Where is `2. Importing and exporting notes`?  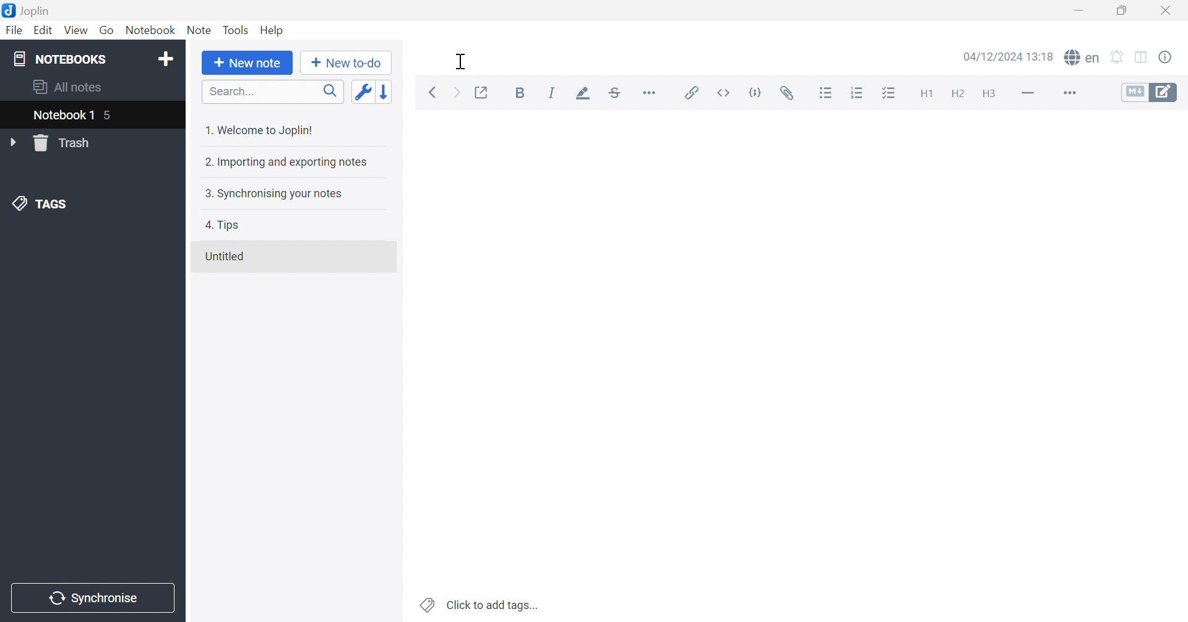 2. Importing and exporting notes is located at coordinates (285, 163).